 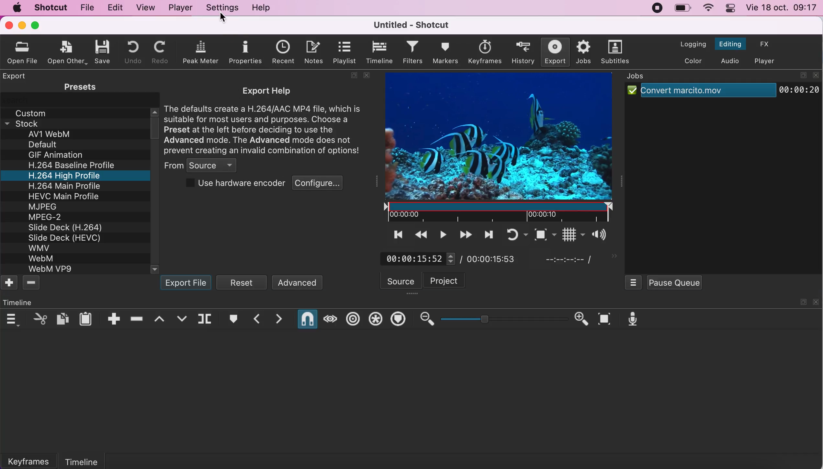 I want to click on export file, so click(x=187, y=283).